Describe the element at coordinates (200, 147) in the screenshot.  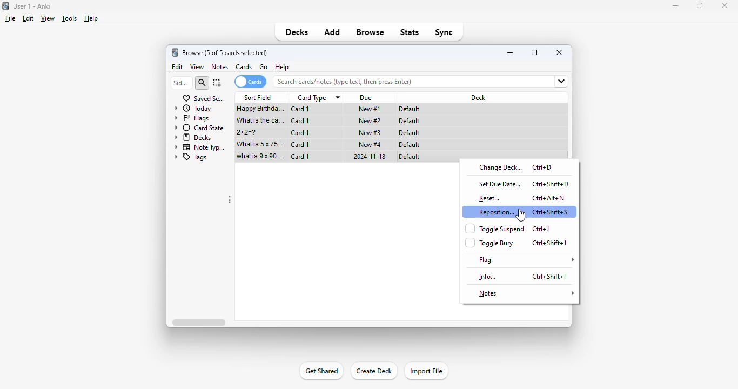
I see `note types` at that location.